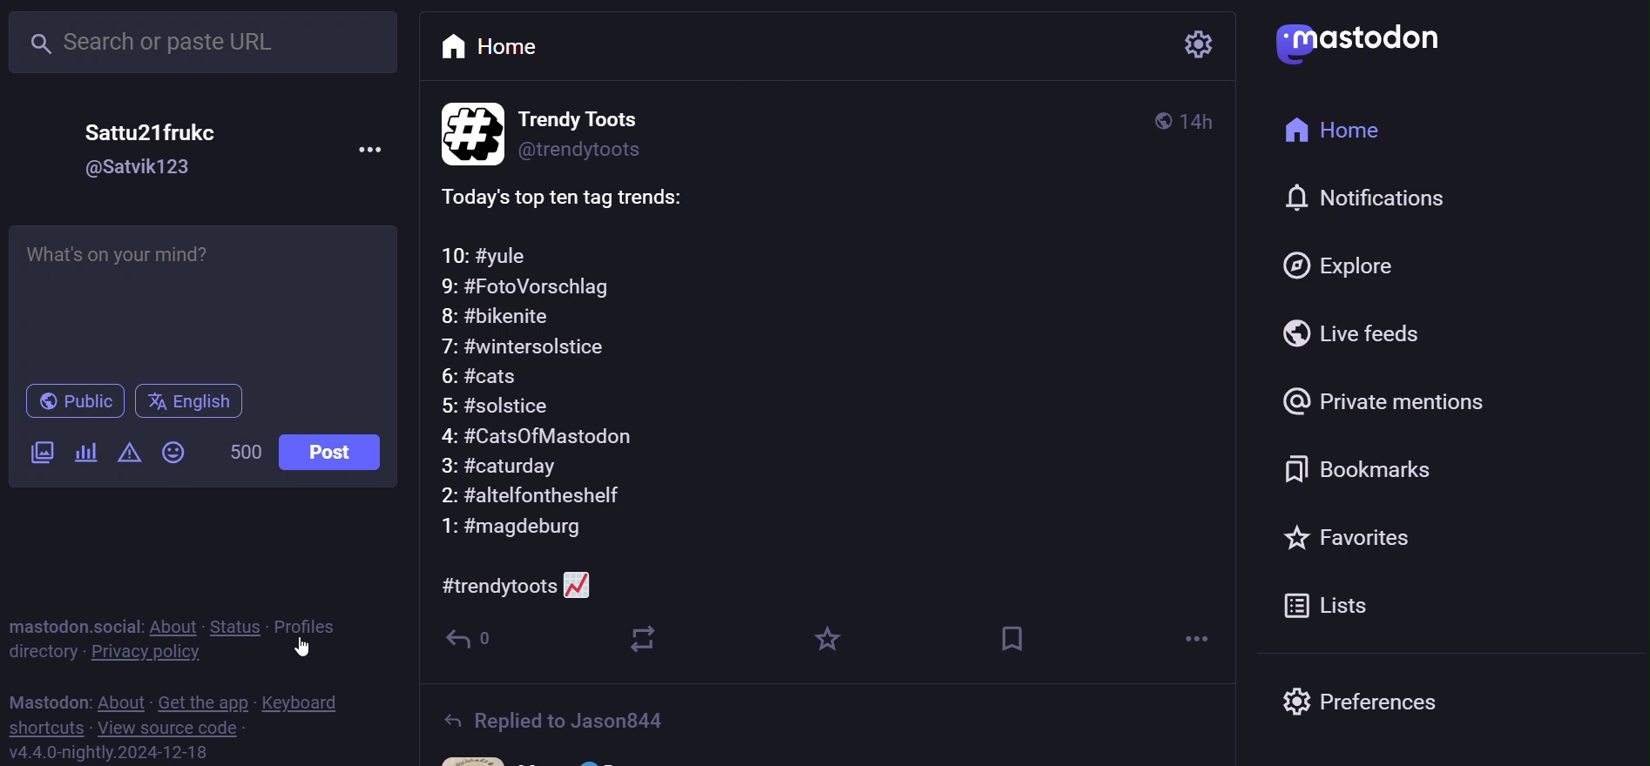 The image size is (1650, 766). I want to click on emoji, so click(172, 452).